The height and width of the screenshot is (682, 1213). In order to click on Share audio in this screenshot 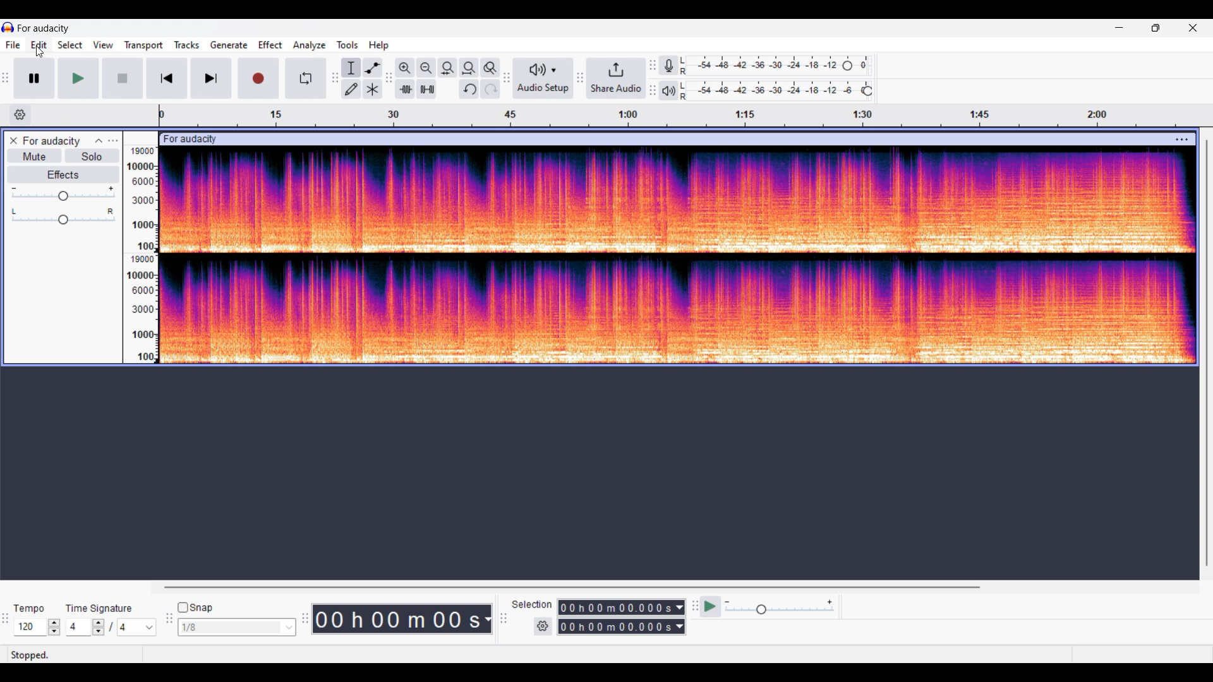, I will do `click(616, 78)`.